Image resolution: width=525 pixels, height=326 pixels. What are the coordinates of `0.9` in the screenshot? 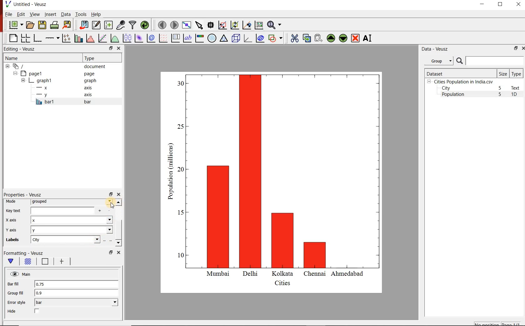 It's located at (77, 293).